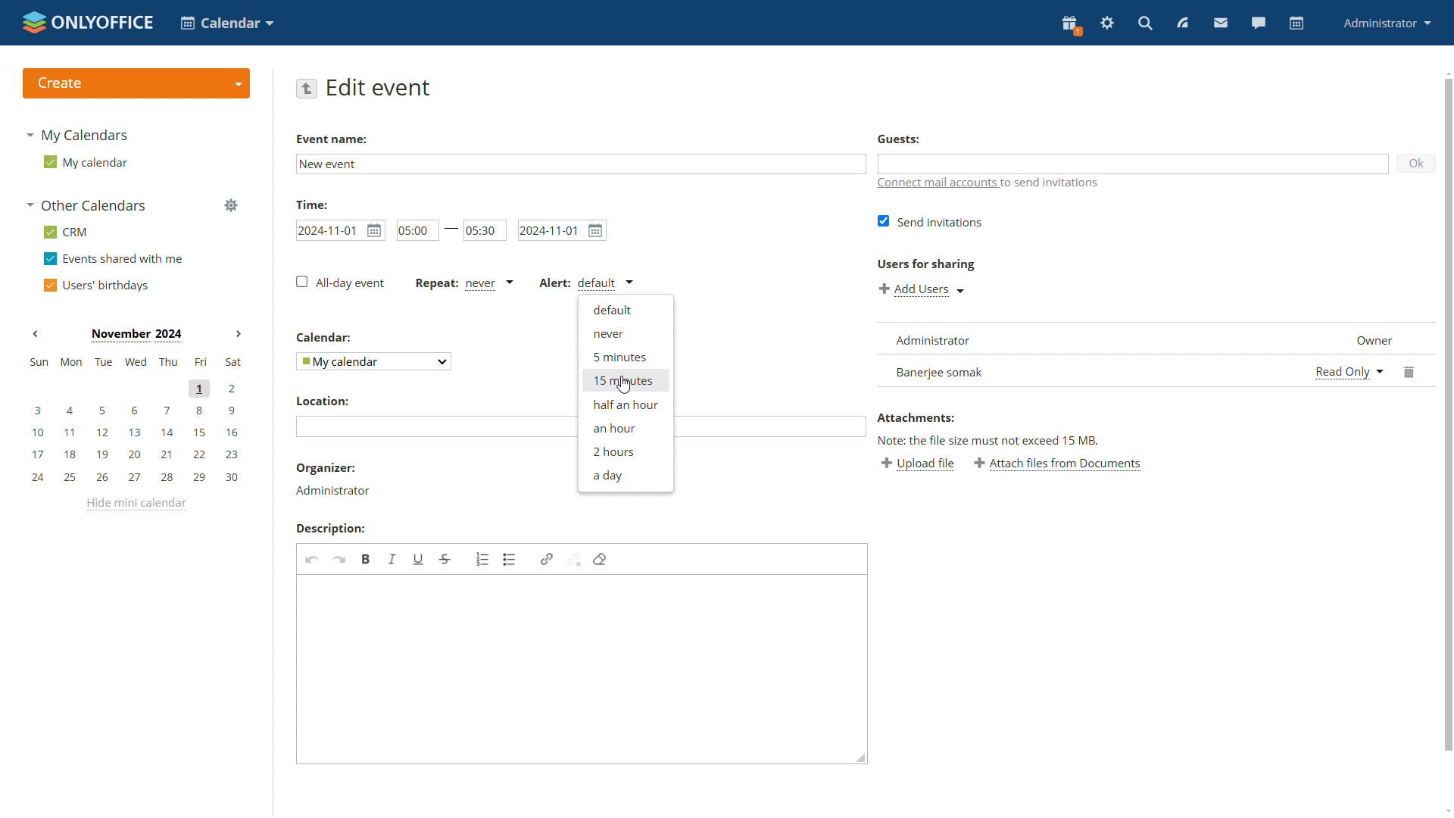  I want to click on add user, so click(922, 291).